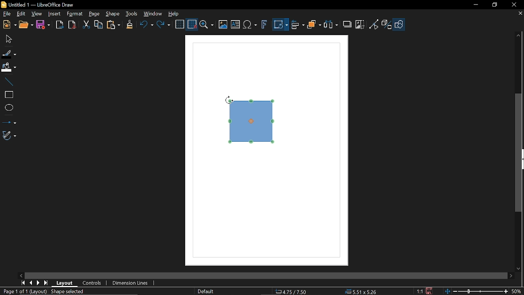 This screenshot has height=295, width=524. I want to click on Save, so click(428, 291).